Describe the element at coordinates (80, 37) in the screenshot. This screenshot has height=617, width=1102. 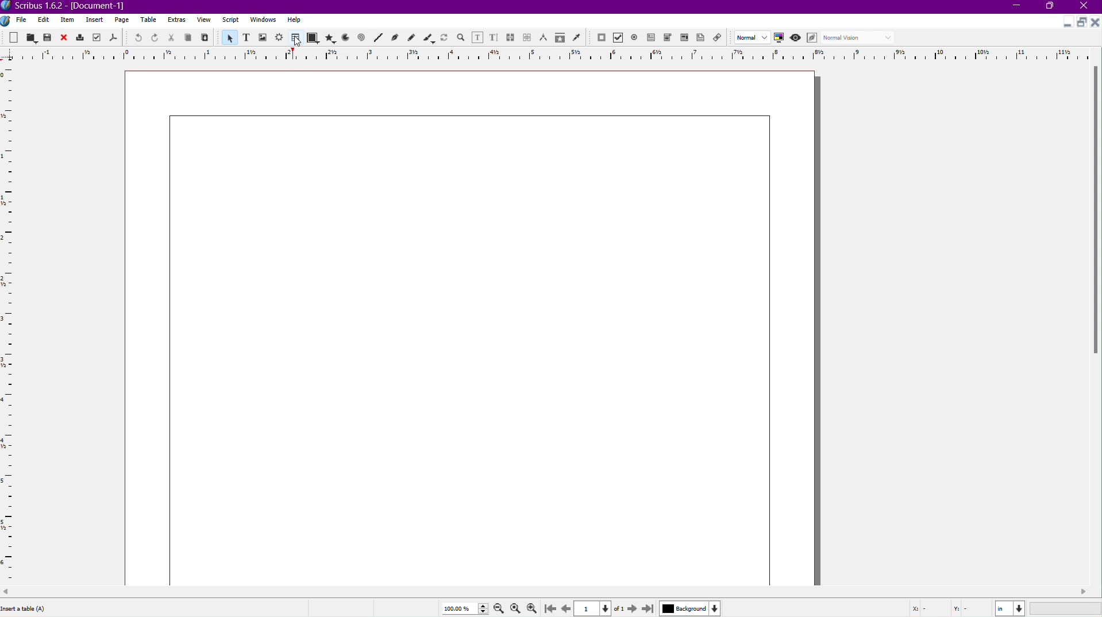
I see `Print` at that location.